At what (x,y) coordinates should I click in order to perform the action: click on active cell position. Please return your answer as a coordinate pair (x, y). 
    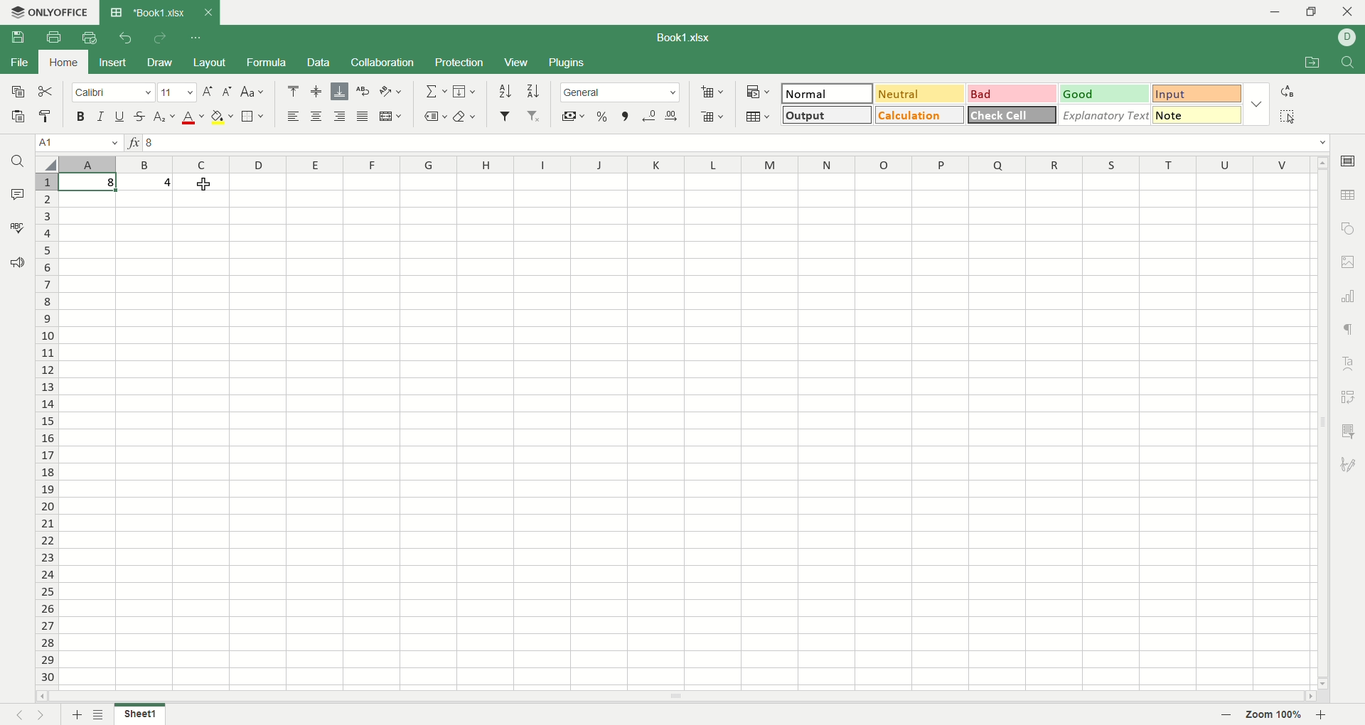
    Looking at the image, I should click on (78, 144).